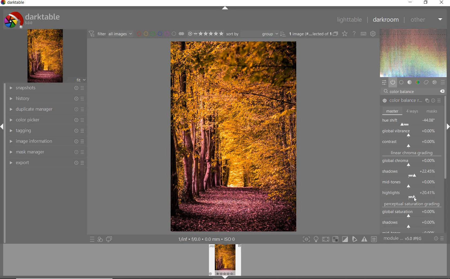 This screenshot has height=279, width=450. I want to click on quick access for applying any style, so click(100, 239).